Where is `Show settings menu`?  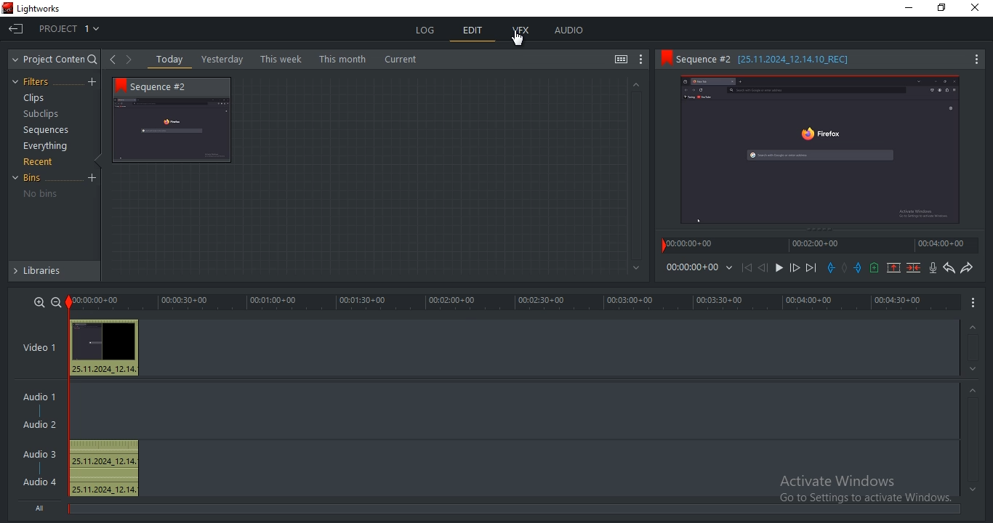
Show settings menu is located at coordinates (972, 304).